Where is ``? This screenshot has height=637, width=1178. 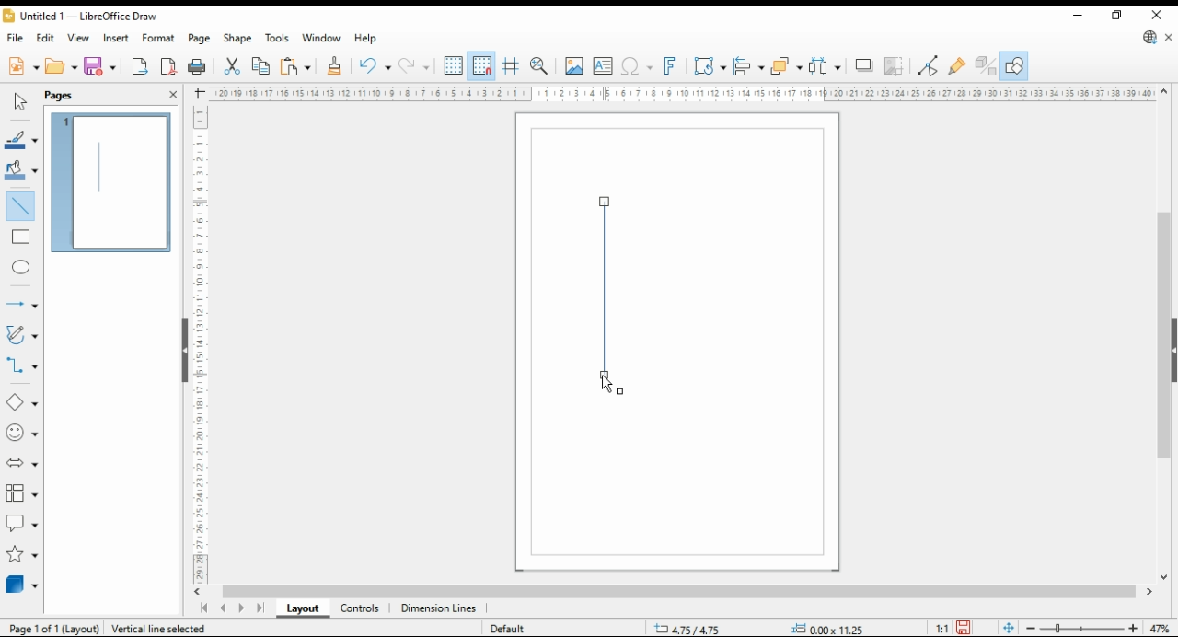  is located at coordinates (819, 626).